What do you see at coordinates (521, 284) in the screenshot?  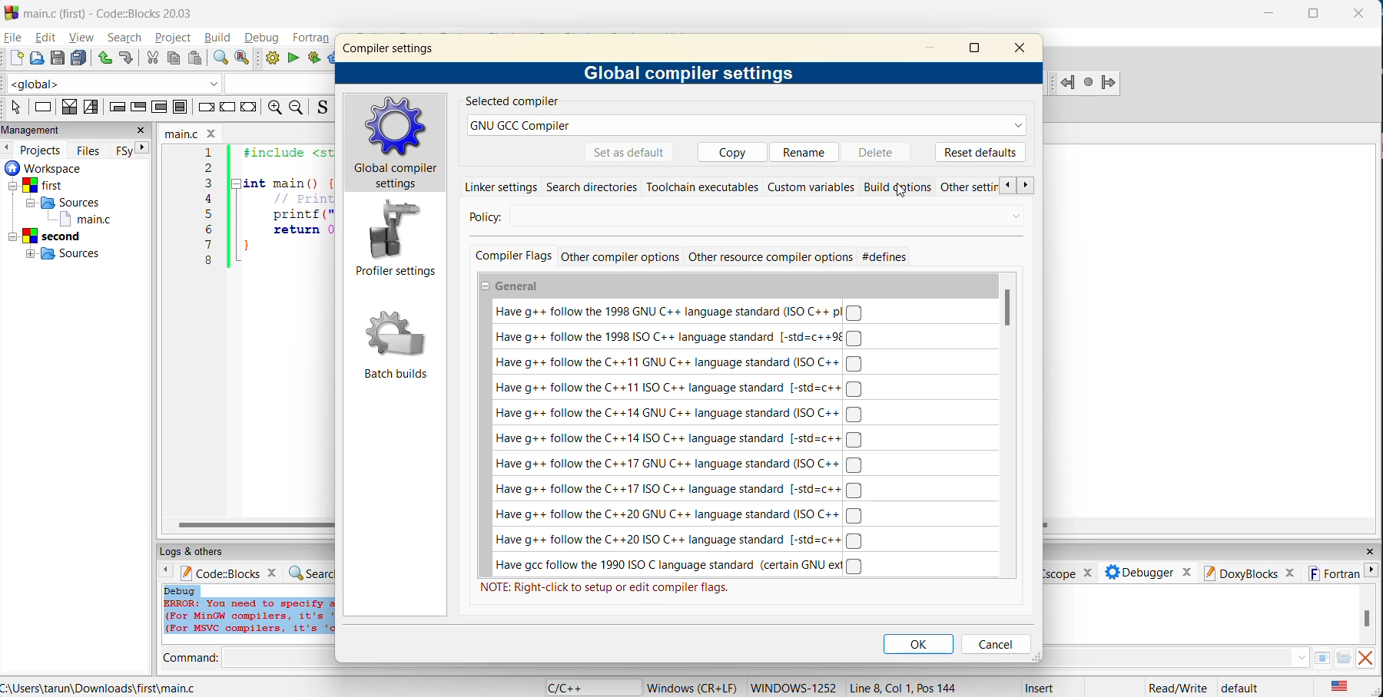 I see `general` at bounding box center [521, 284].